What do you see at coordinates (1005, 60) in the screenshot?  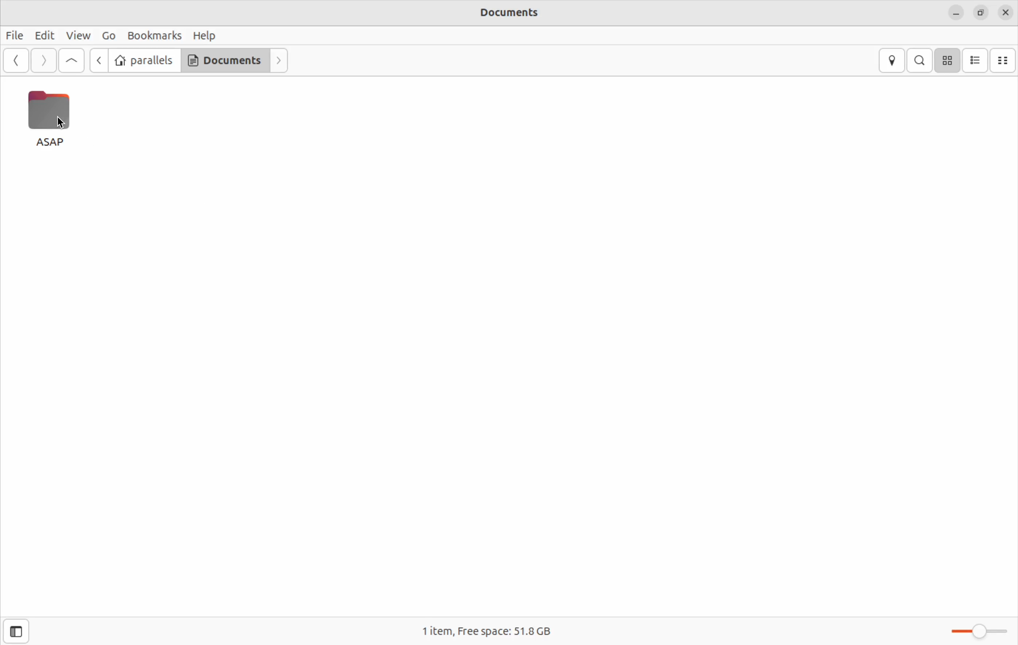 I see `compact view` at bounding box center [1005, 60].